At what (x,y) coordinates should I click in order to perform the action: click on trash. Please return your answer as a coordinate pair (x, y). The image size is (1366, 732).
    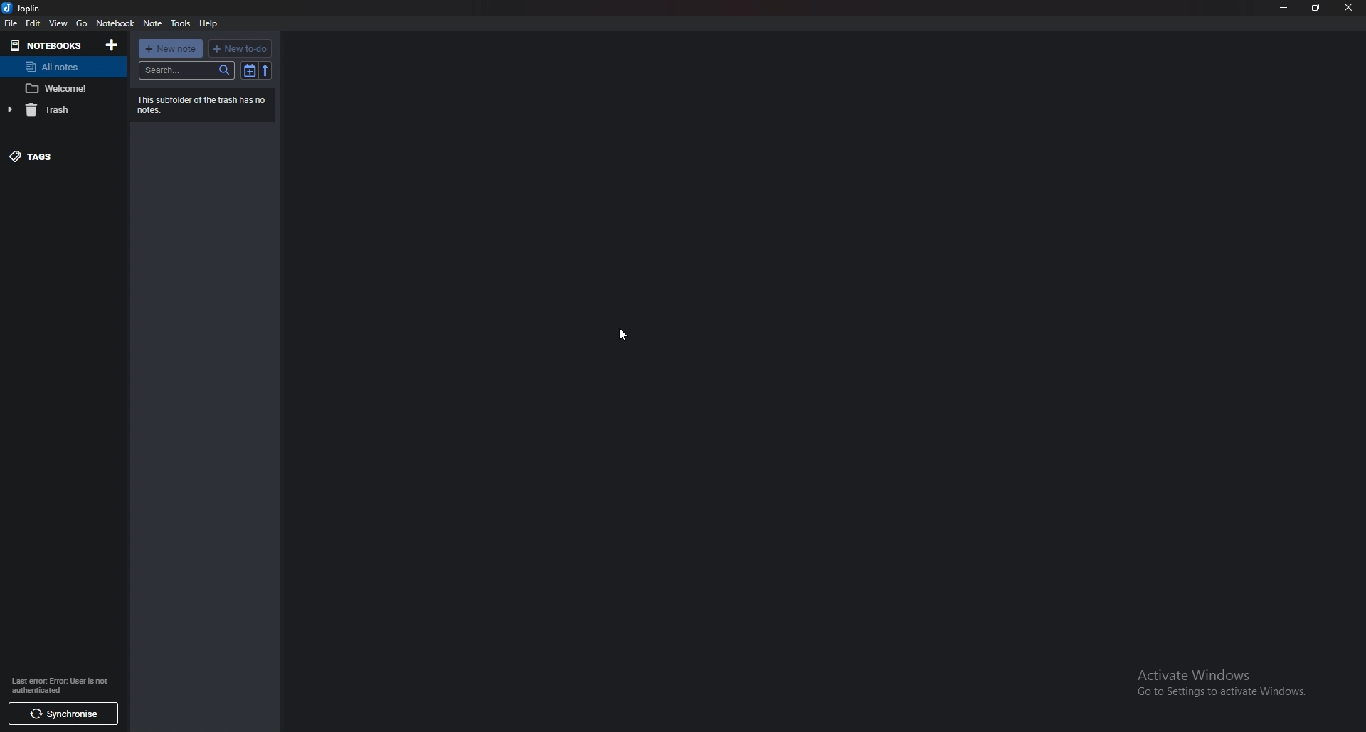
    Looking at the image, I should click on (57, 108).